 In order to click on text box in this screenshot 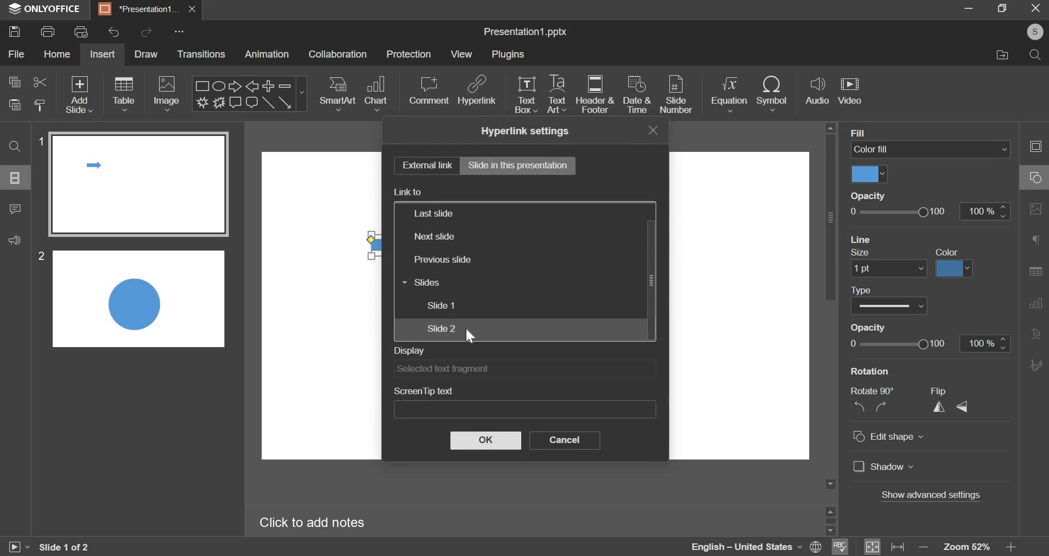, I will do `click(526, 94)`.